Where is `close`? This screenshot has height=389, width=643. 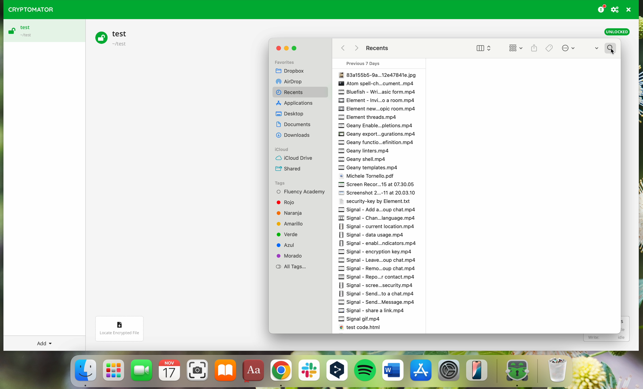 close is located at coordinates (277, 49).